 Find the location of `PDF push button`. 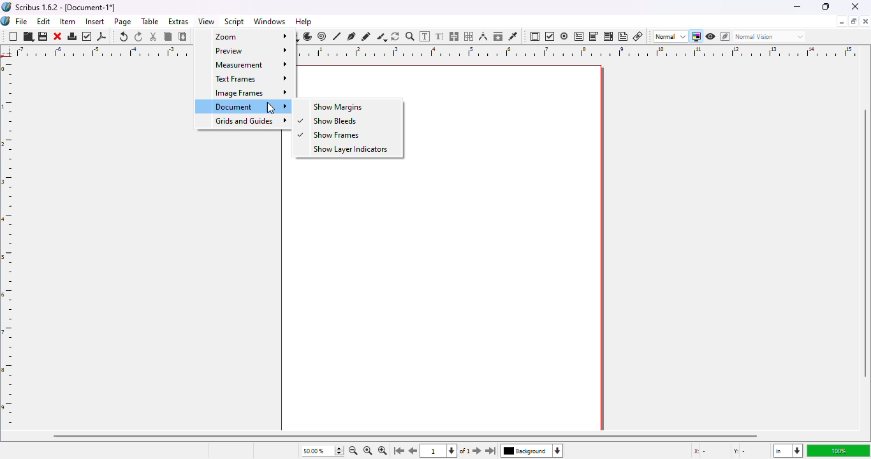

PDF push button is located at coordinates (535, 36).